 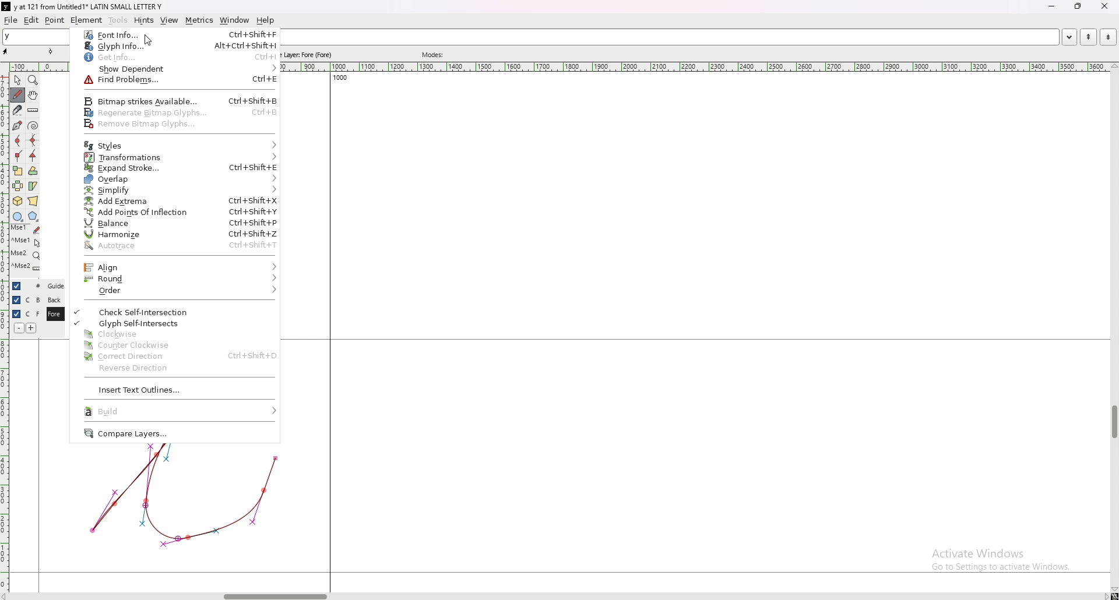 I want to click on bitmap strikes available, so click(x=174, y=101).